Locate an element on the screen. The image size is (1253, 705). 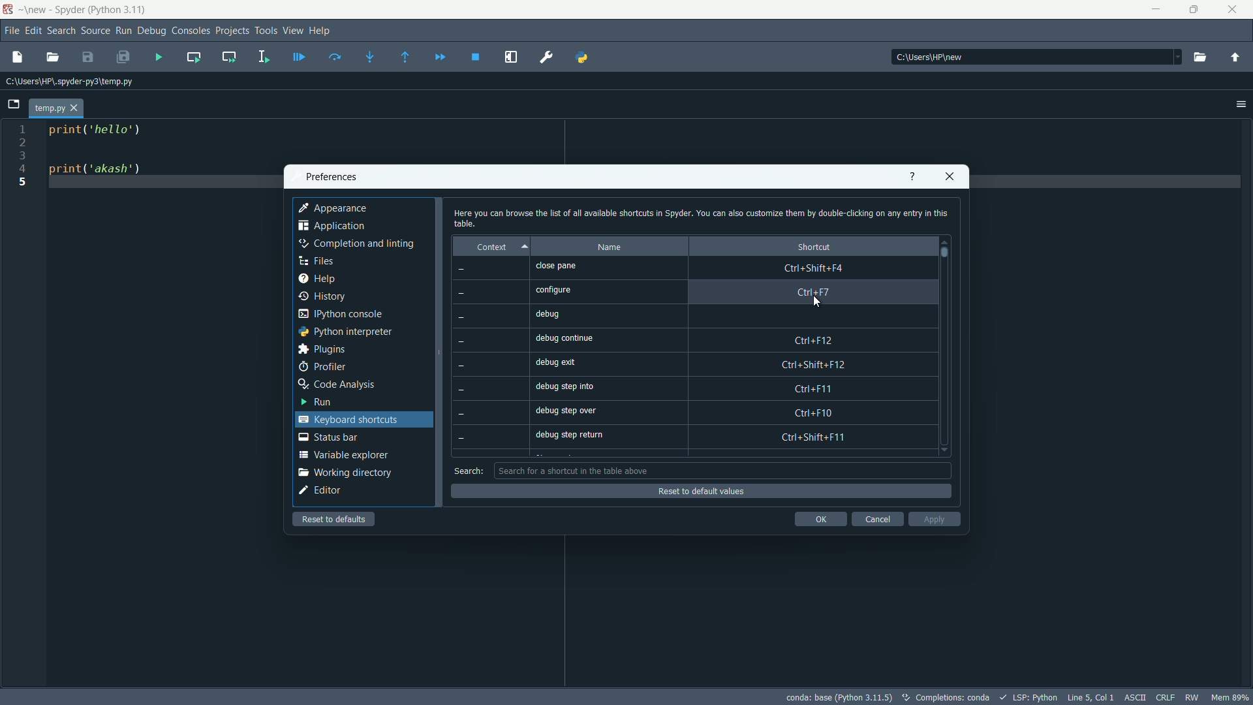
search menu is located at coordinates (62, 31).